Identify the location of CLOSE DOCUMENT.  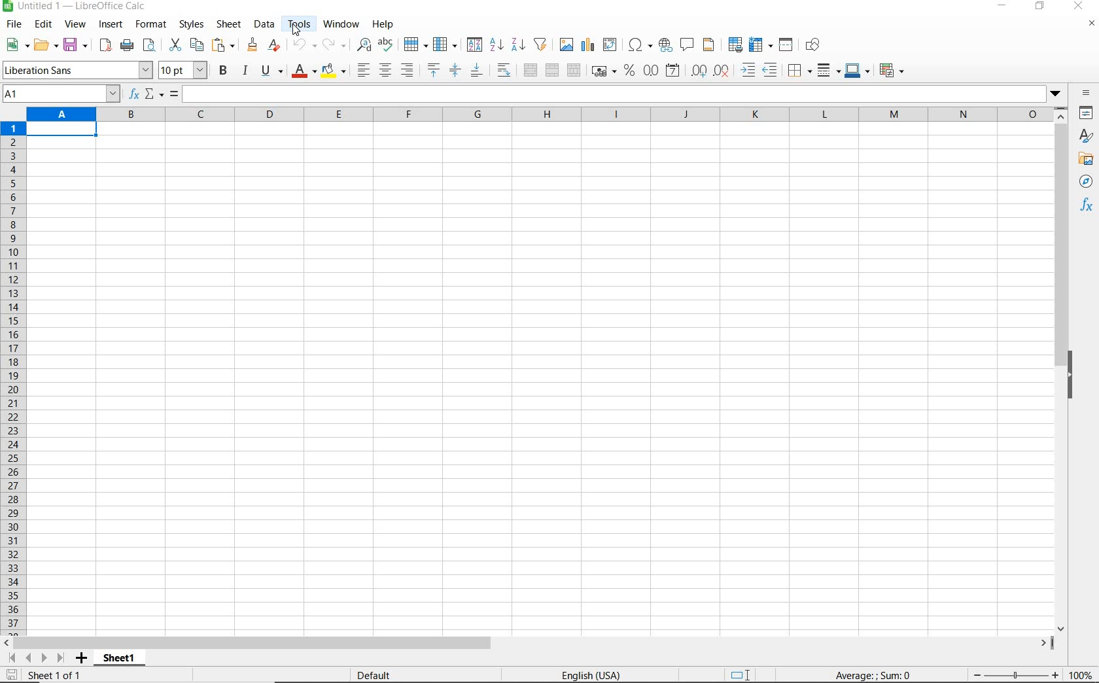
(1091, 24).